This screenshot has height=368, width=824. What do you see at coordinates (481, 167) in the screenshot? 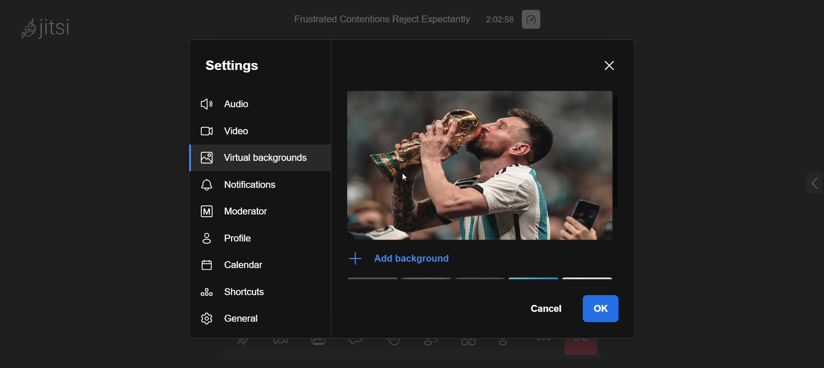
I see `added a custom virtual background` at bounding box center [481, 167].